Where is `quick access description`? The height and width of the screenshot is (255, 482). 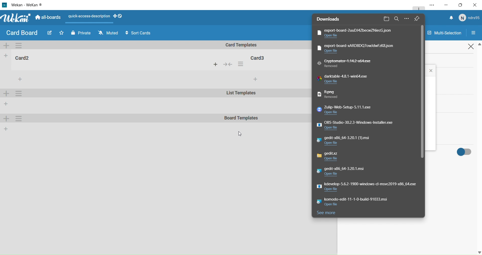 quick access description is located at coordinates (88, 16).